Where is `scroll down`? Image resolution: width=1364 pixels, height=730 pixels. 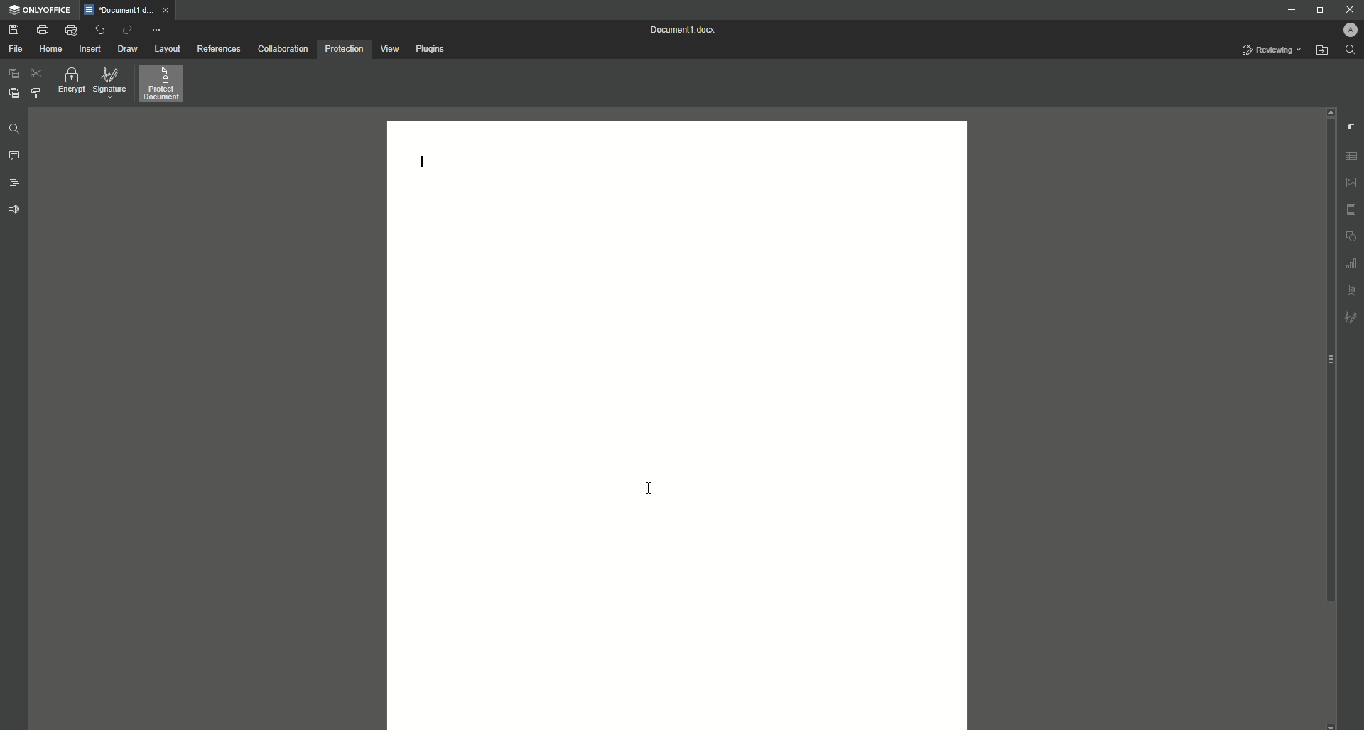 scroll down is located at coordinates (1329, 724).